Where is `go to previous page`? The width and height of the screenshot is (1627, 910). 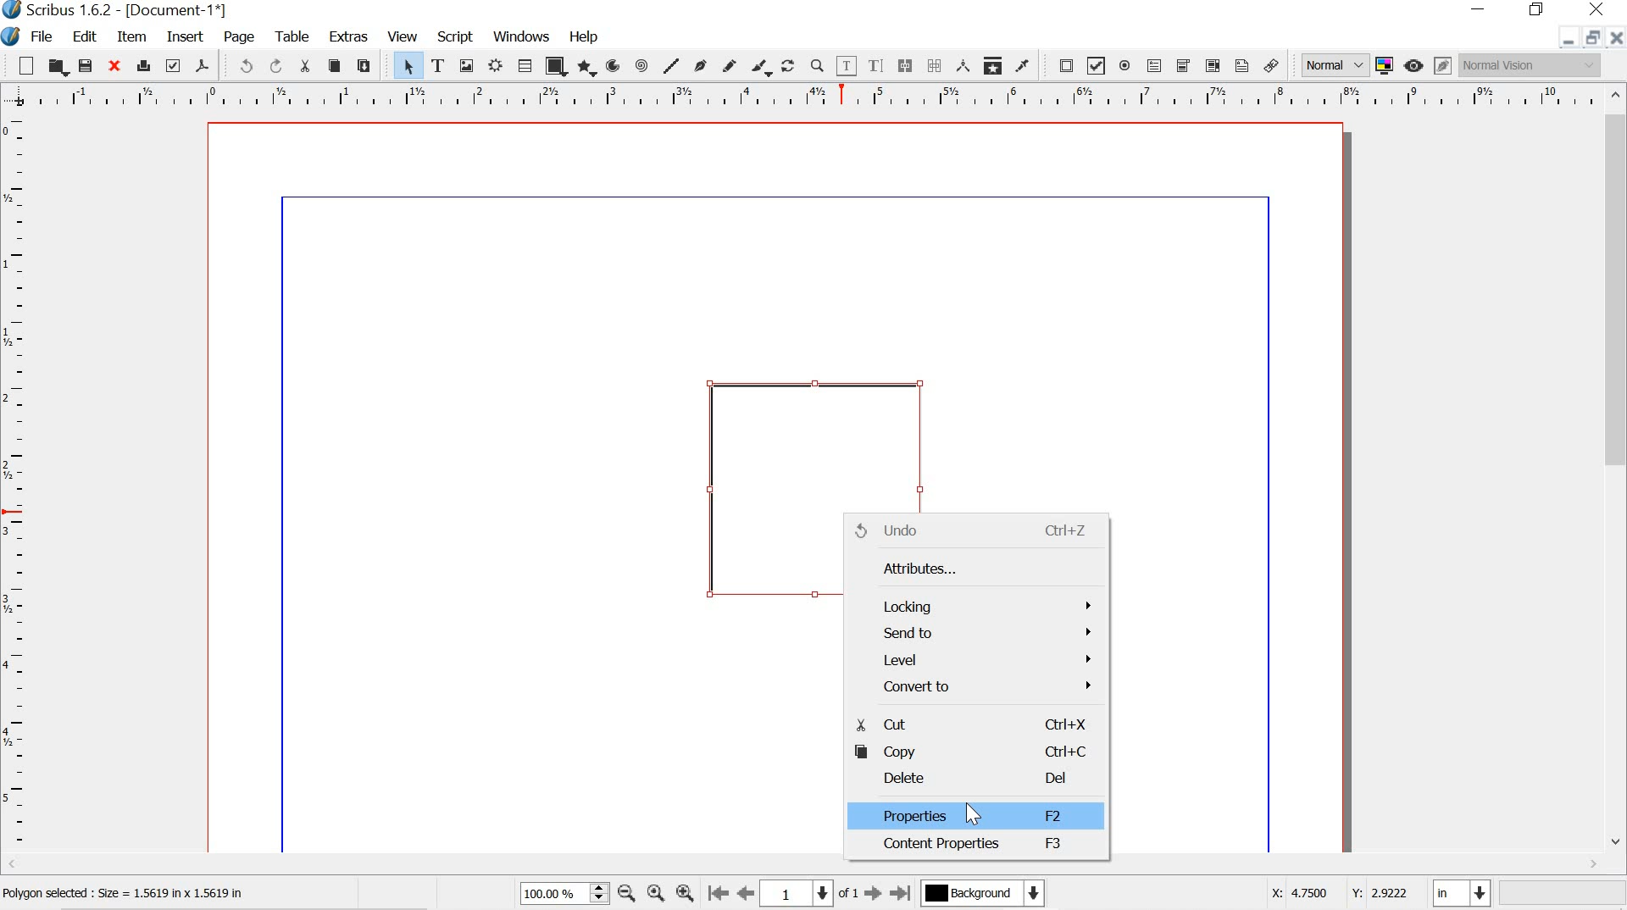
go to previous page is located at coordinates (747, 894).